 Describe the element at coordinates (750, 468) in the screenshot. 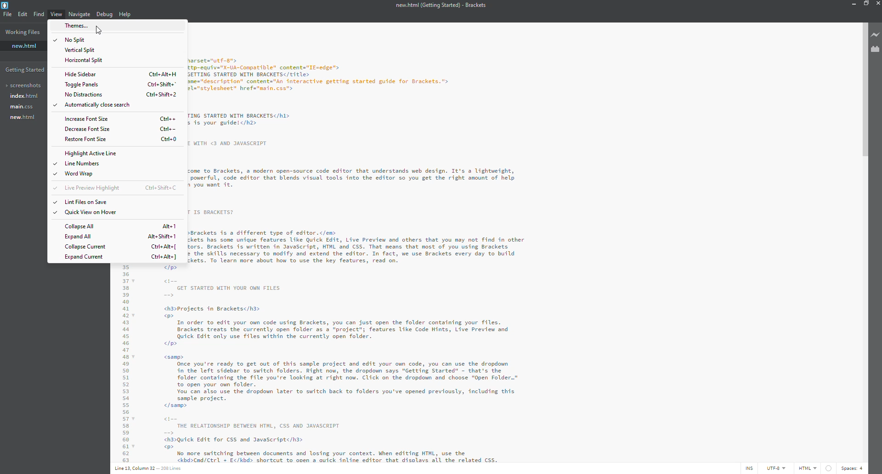

I see `ins` at that location.